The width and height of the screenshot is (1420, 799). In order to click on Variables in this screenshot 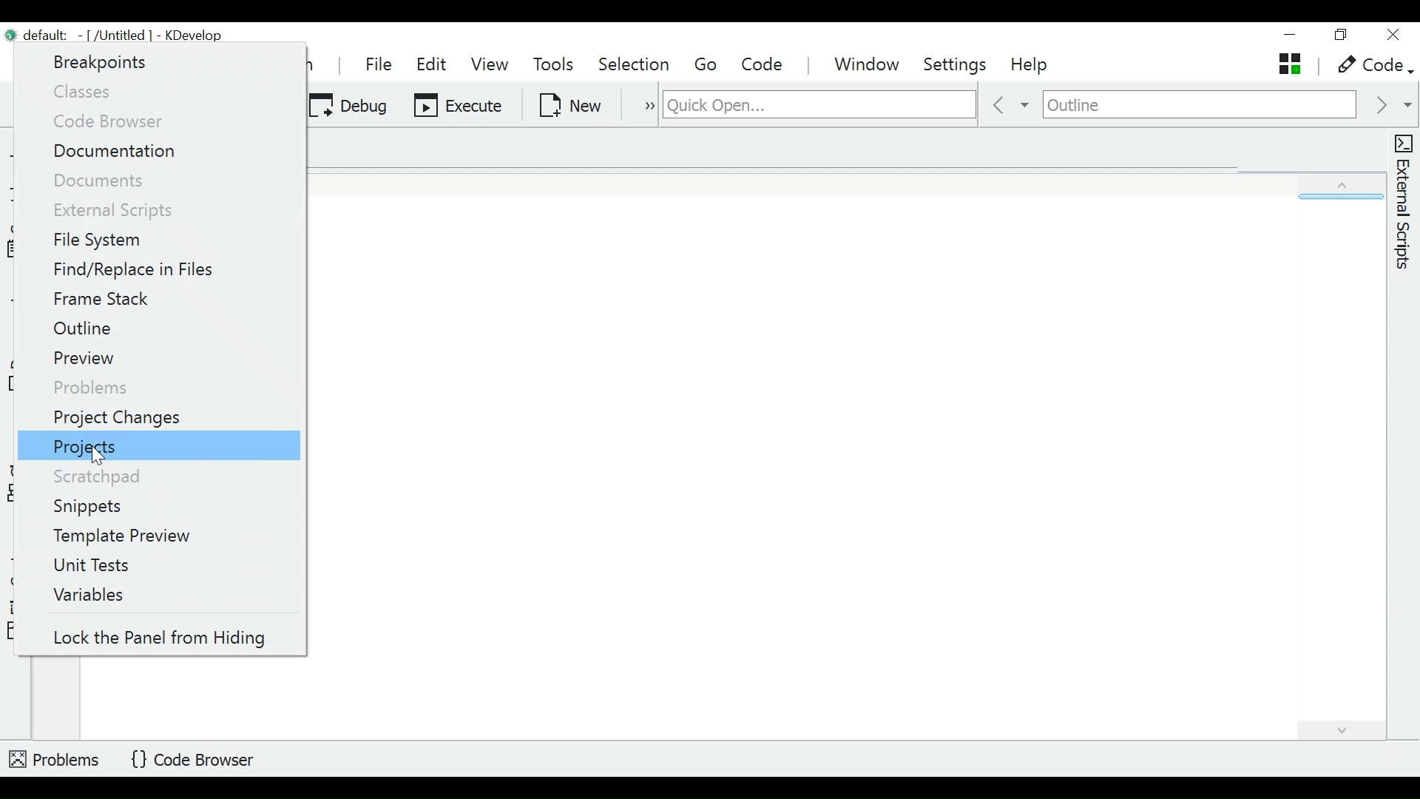, I will do `click(95, 595)`.